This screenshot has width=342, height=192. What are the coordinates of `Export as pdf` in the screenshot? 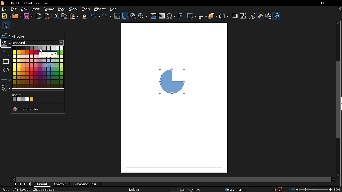 It's located at (47, 15).